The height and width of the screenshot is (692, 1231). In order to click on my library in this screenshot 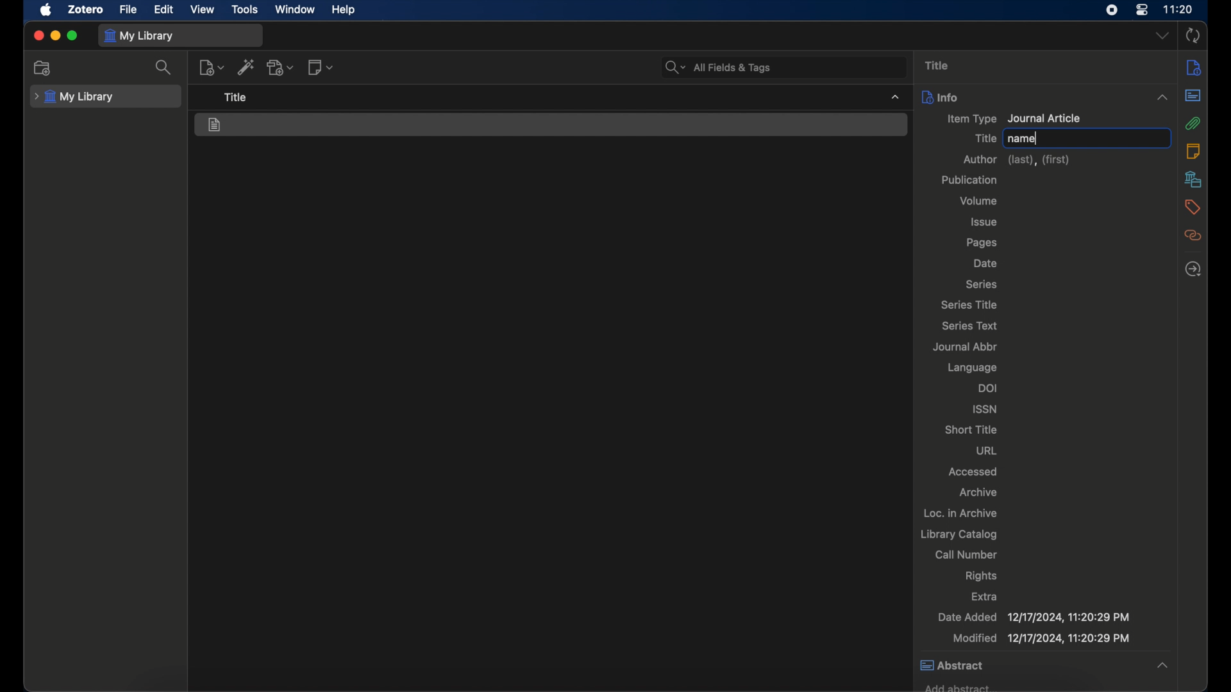, I will do `click(138, 36)`.